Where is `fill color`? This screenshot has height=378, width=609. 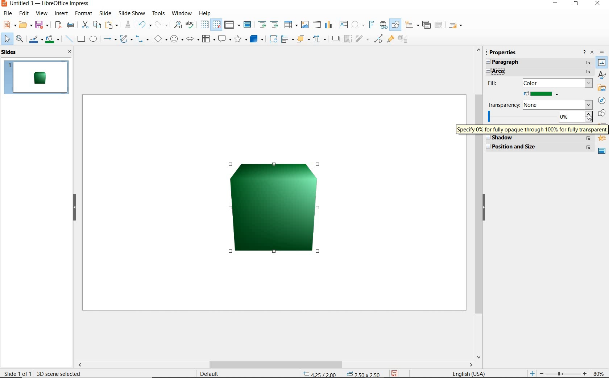
fill color is located at coordinates (53, 40).